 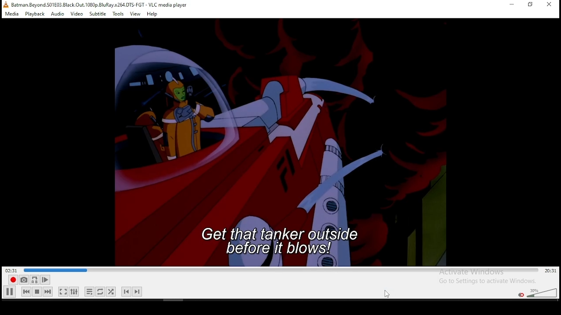 What do you see at coordinates (135, 14) in the screenshot?
I see `view` at bounding box center [135, 14].